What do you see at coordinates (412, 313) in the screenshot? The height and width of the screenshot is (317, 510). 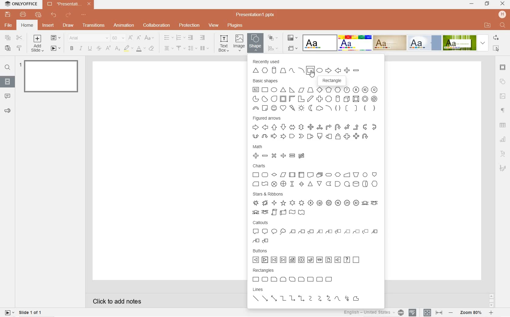 I see `spell checking` at bounding box center [412, 313].